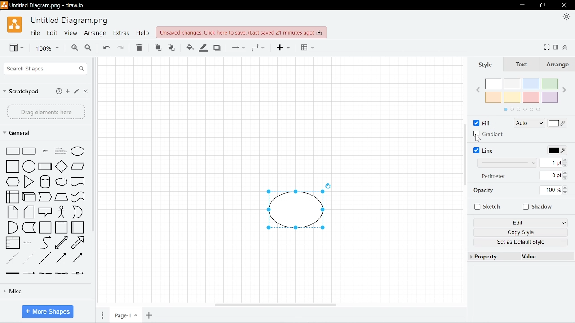  What do you see at coordinates (14, 25) in the screenshot?
I see `Draw.io logo` at bounding box center [14, 25].